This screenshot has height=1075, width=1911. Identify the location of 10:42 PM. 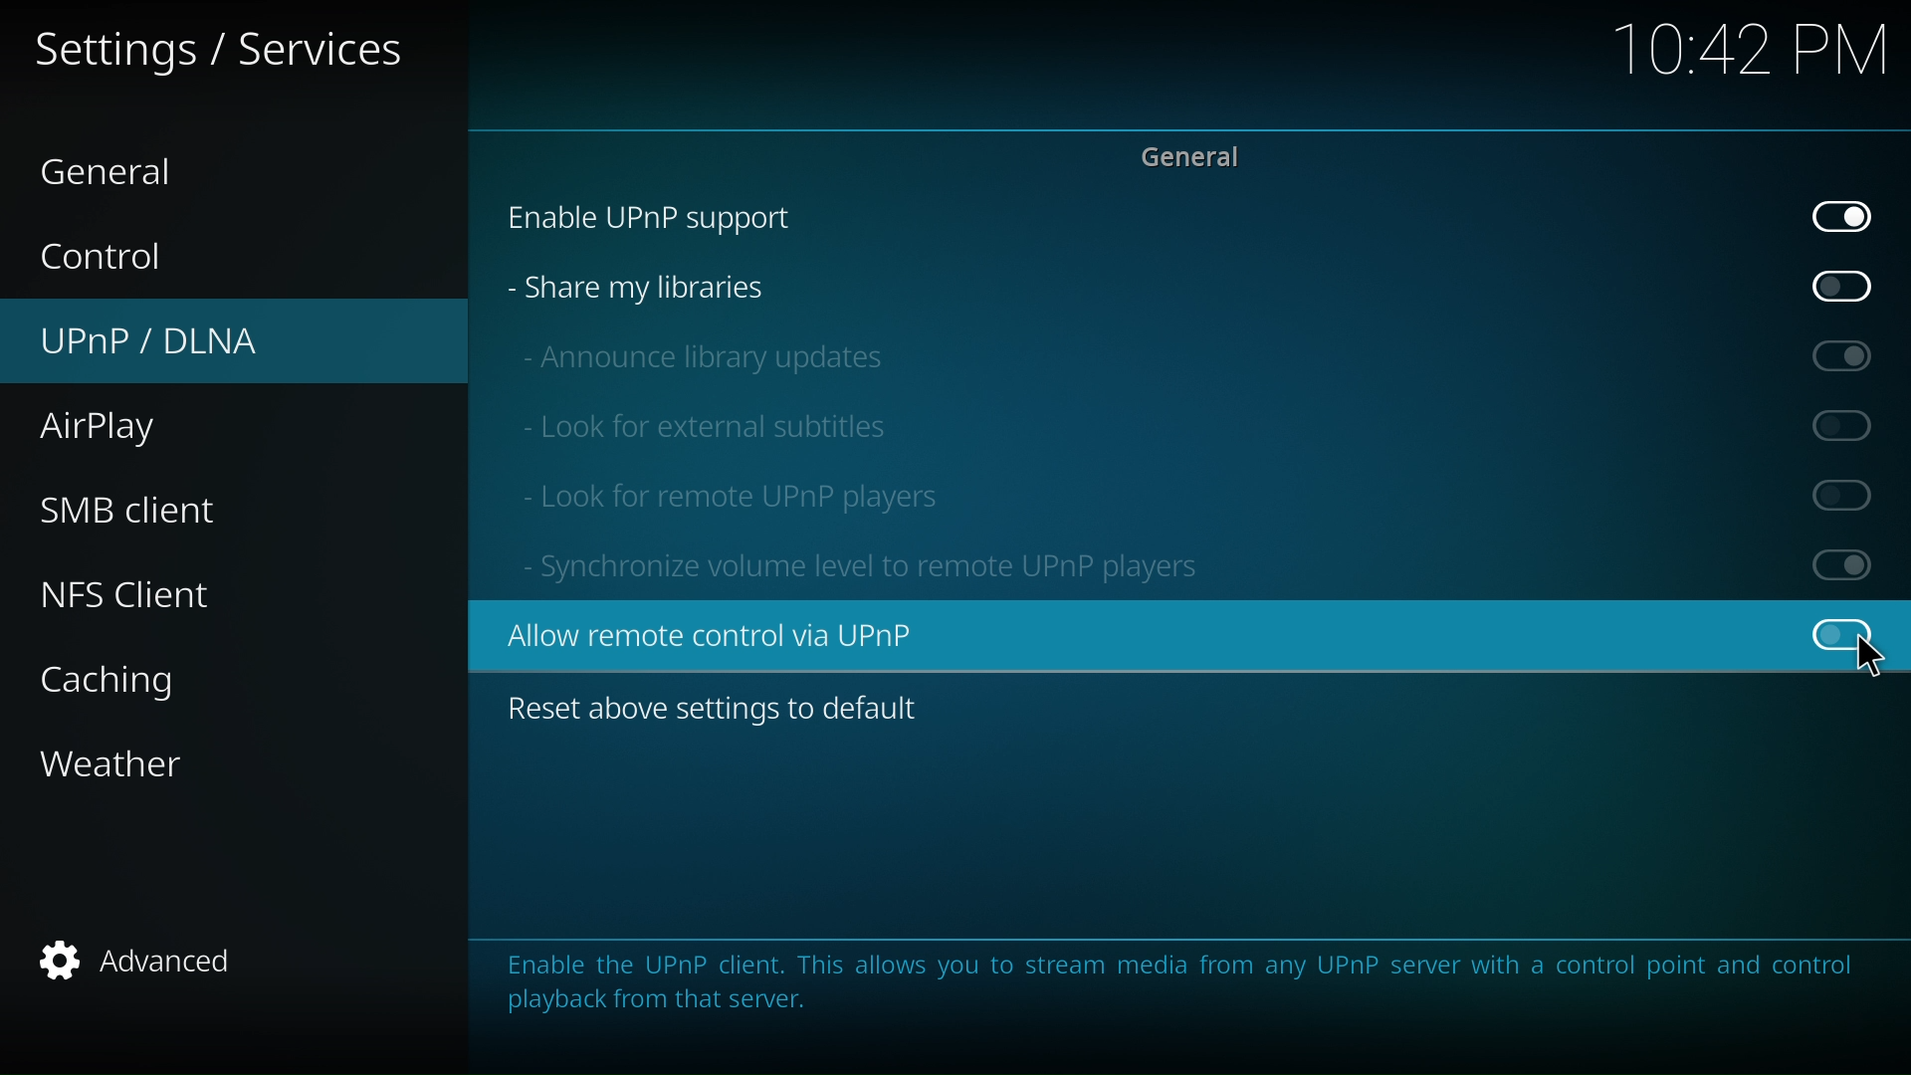
(1748, 49).